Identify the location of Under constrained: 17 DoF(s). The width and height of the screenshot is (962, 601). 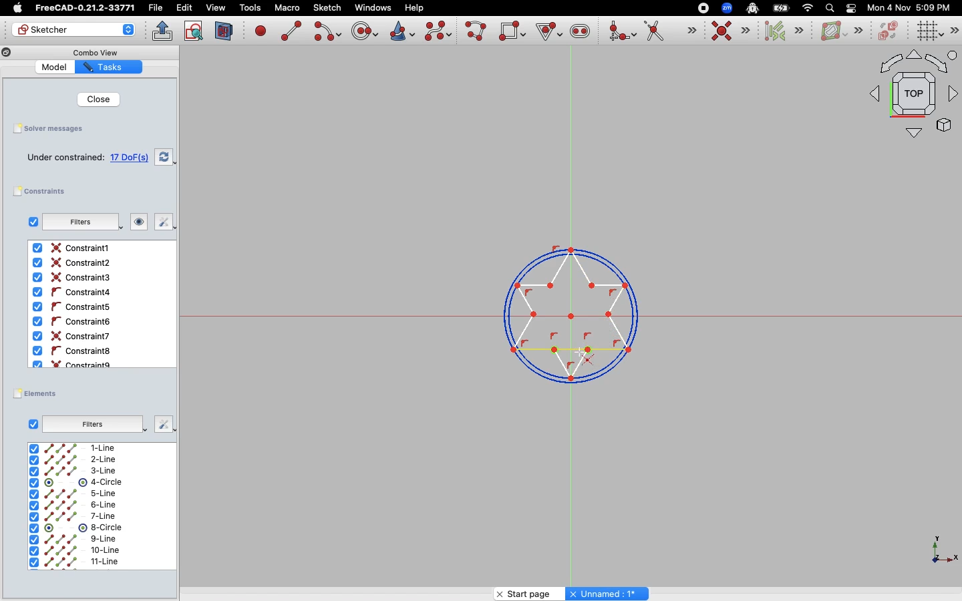
(88, 157).